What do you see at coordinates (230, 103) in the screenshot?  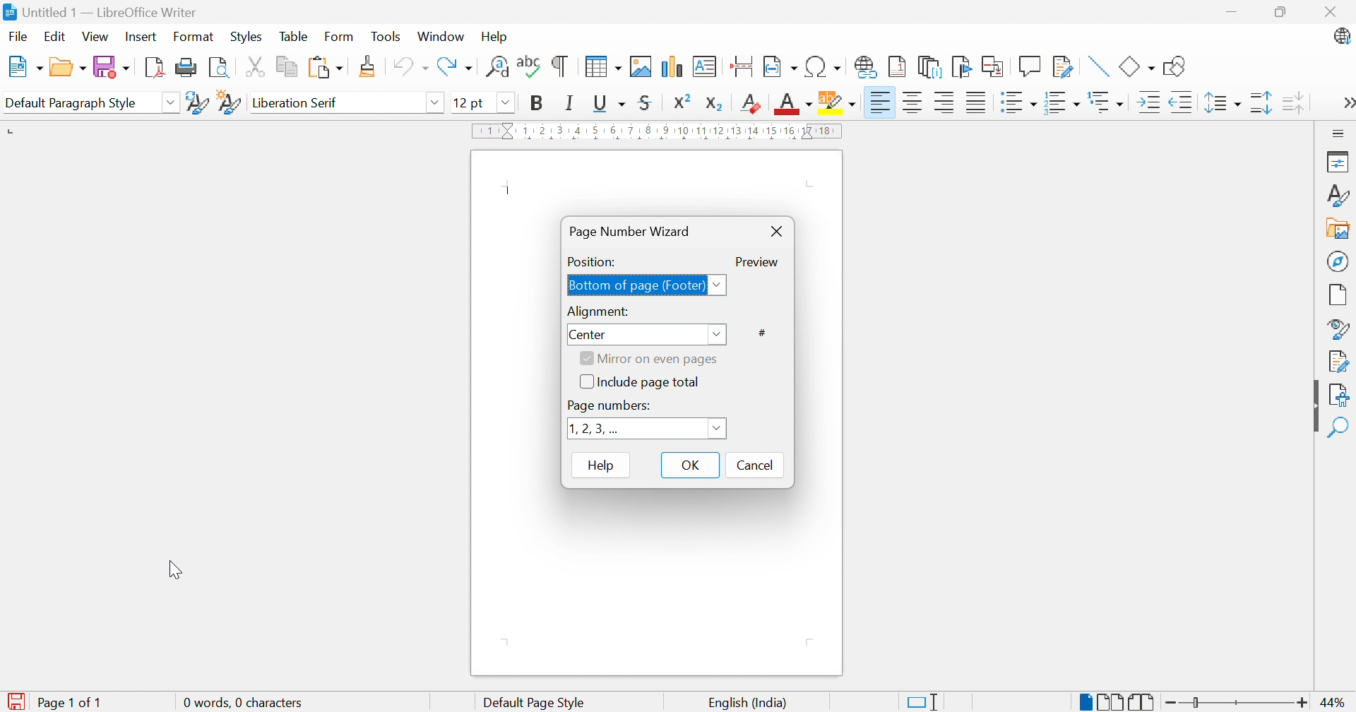 I see `New style from selection` at bounding box center [230, 103].